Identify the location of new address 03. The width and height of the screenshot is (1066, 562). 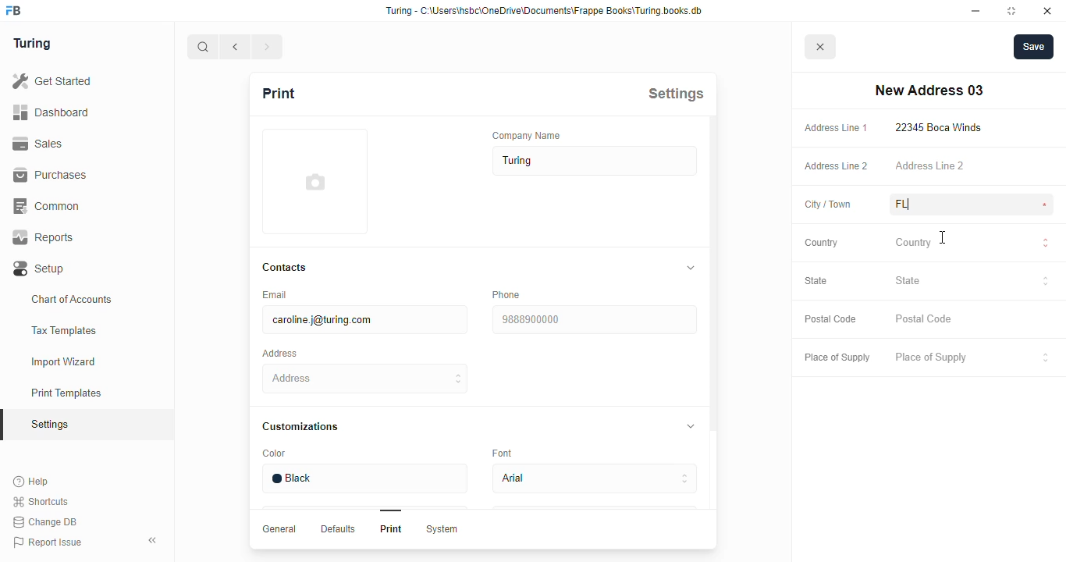
(929, 91).